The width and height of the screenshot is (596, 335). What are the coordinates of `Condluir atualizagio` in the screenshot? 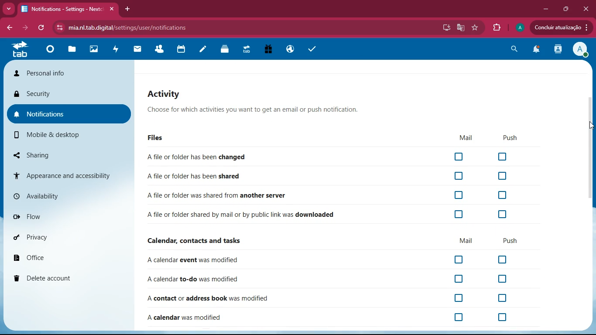 It's located at (564, 28).